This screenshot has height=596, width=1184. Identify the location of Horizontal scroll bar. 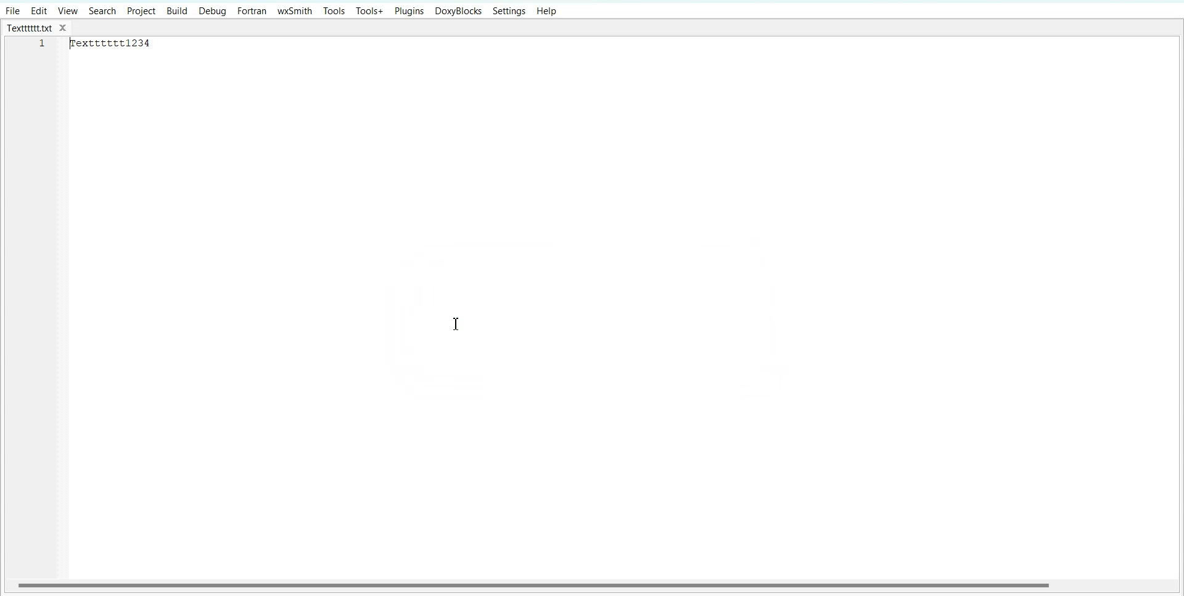
(535, 584).